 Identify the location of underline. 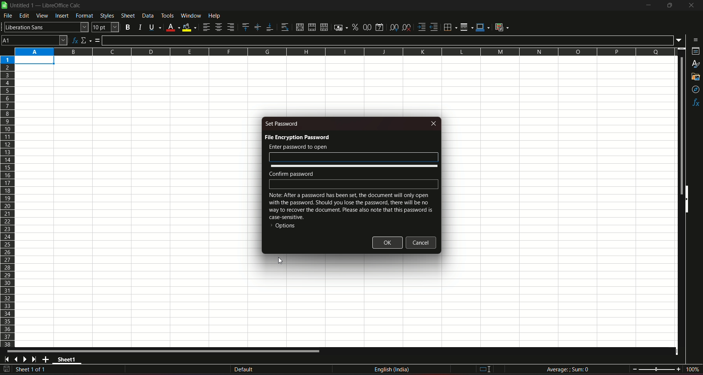
(153, 27).